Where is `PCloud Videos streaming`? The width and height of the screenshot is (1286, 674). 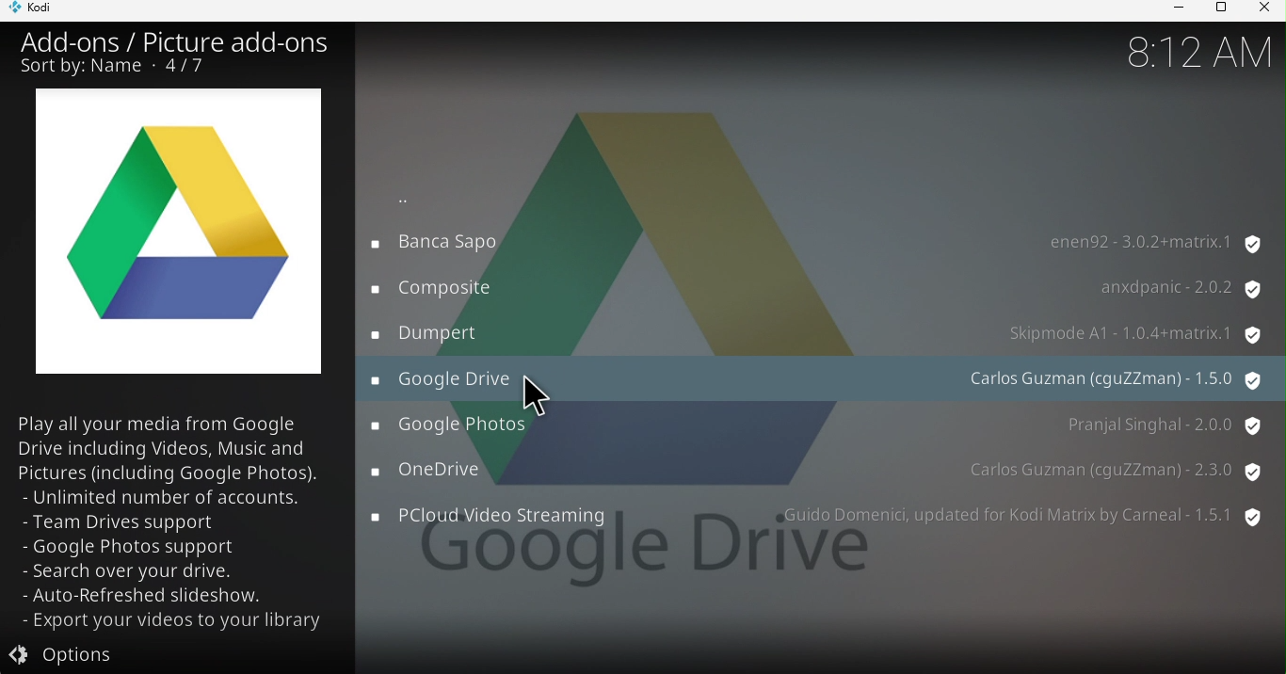
PCloud Videos streaming is located at coordinates (818, 521).